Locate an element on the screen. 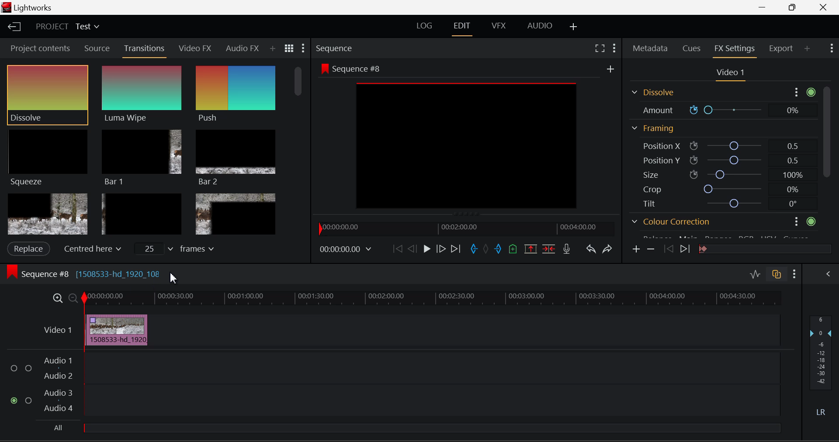 The width and height of the screenshot is (839, 442). Export is located at coordinates (781, 48).